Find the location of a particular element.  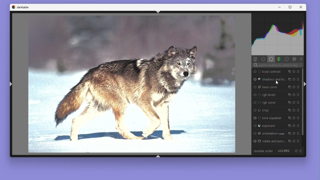

'Local contrast' is switched on is located at coordinates (256, 71).